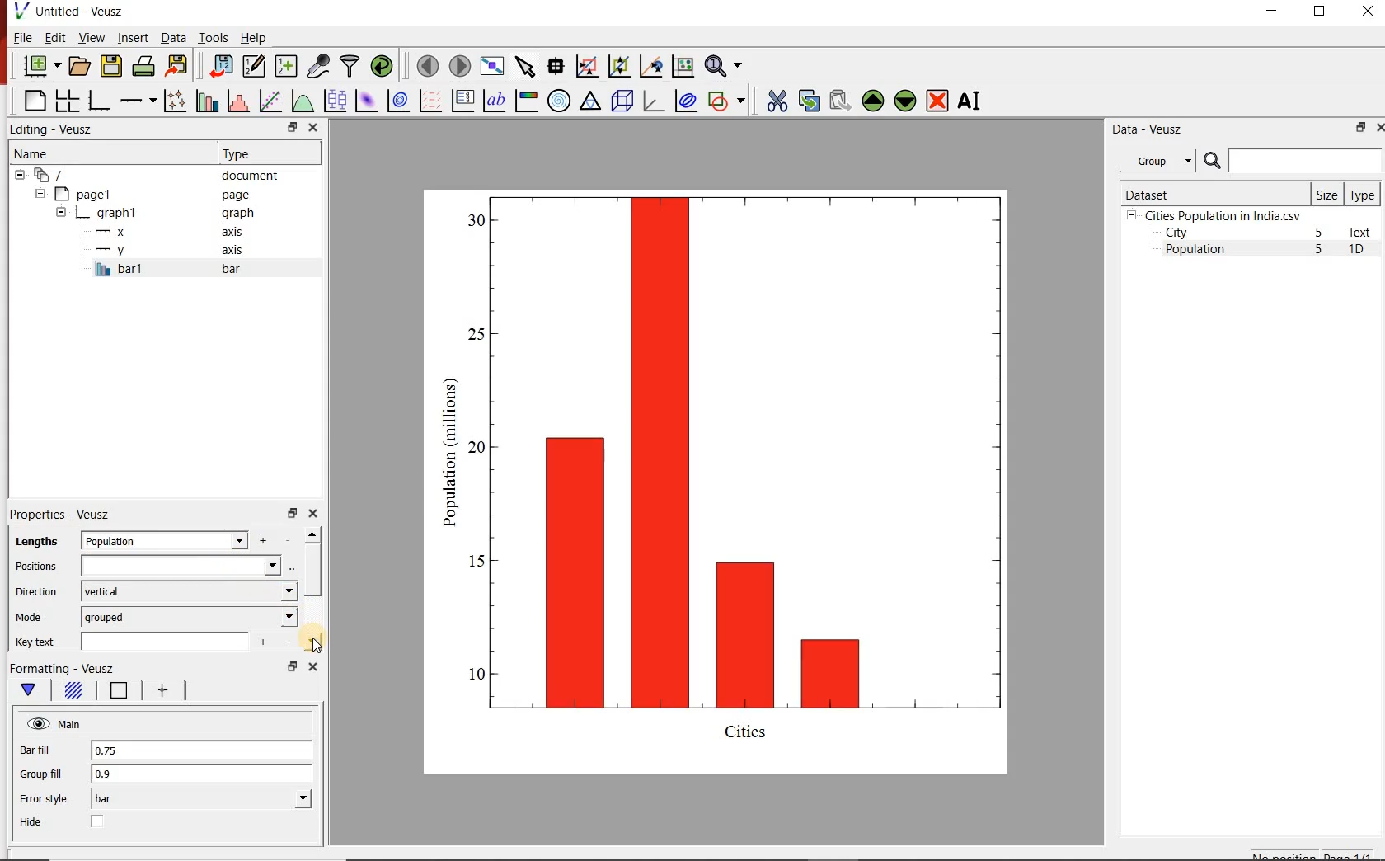  Describe the element at coordinates (683, 65) in the screenshot. I see `click to reset graph axes` at that location.